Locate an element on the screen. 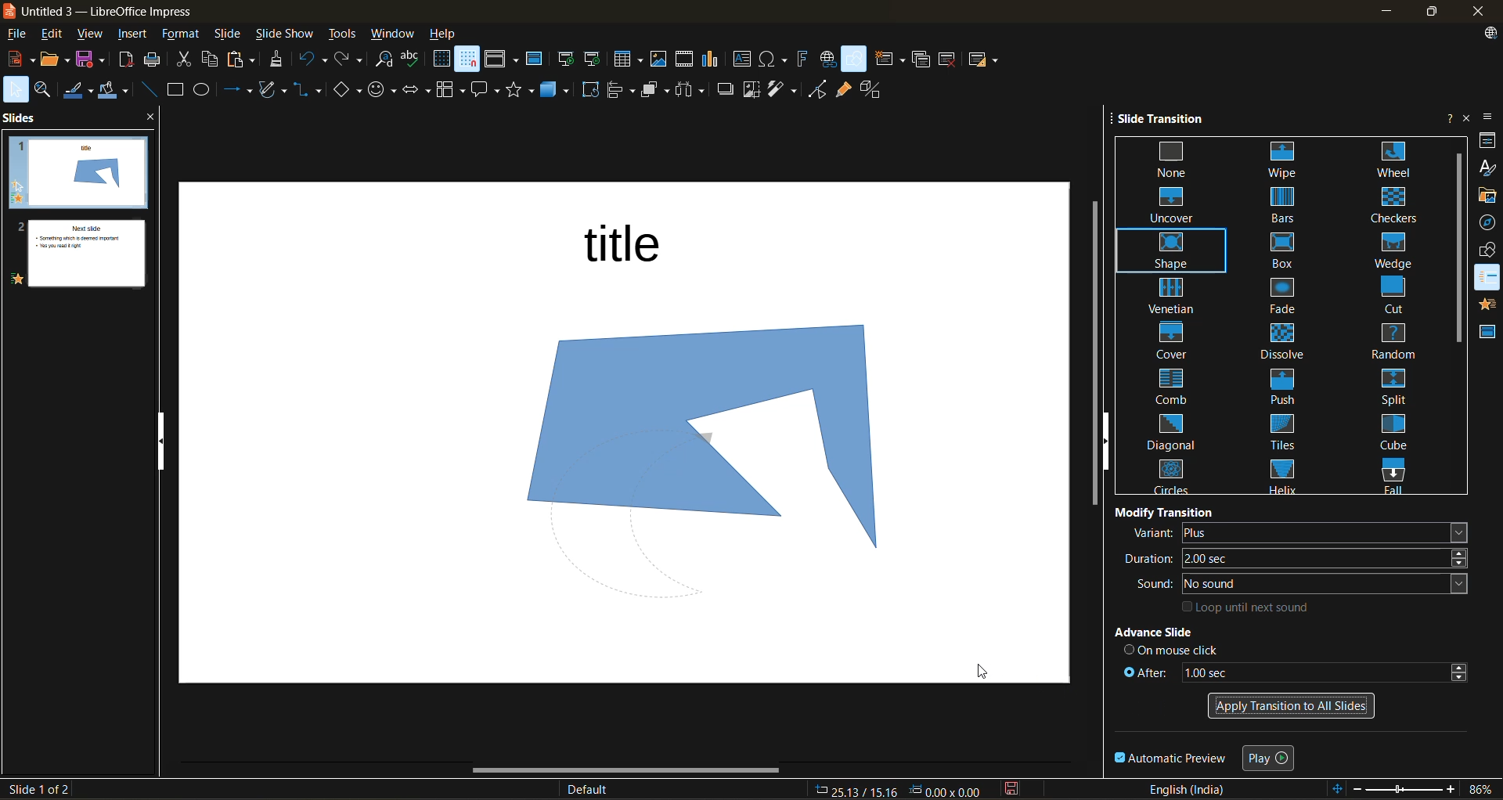  distribute is located at coordinates (693, 90).